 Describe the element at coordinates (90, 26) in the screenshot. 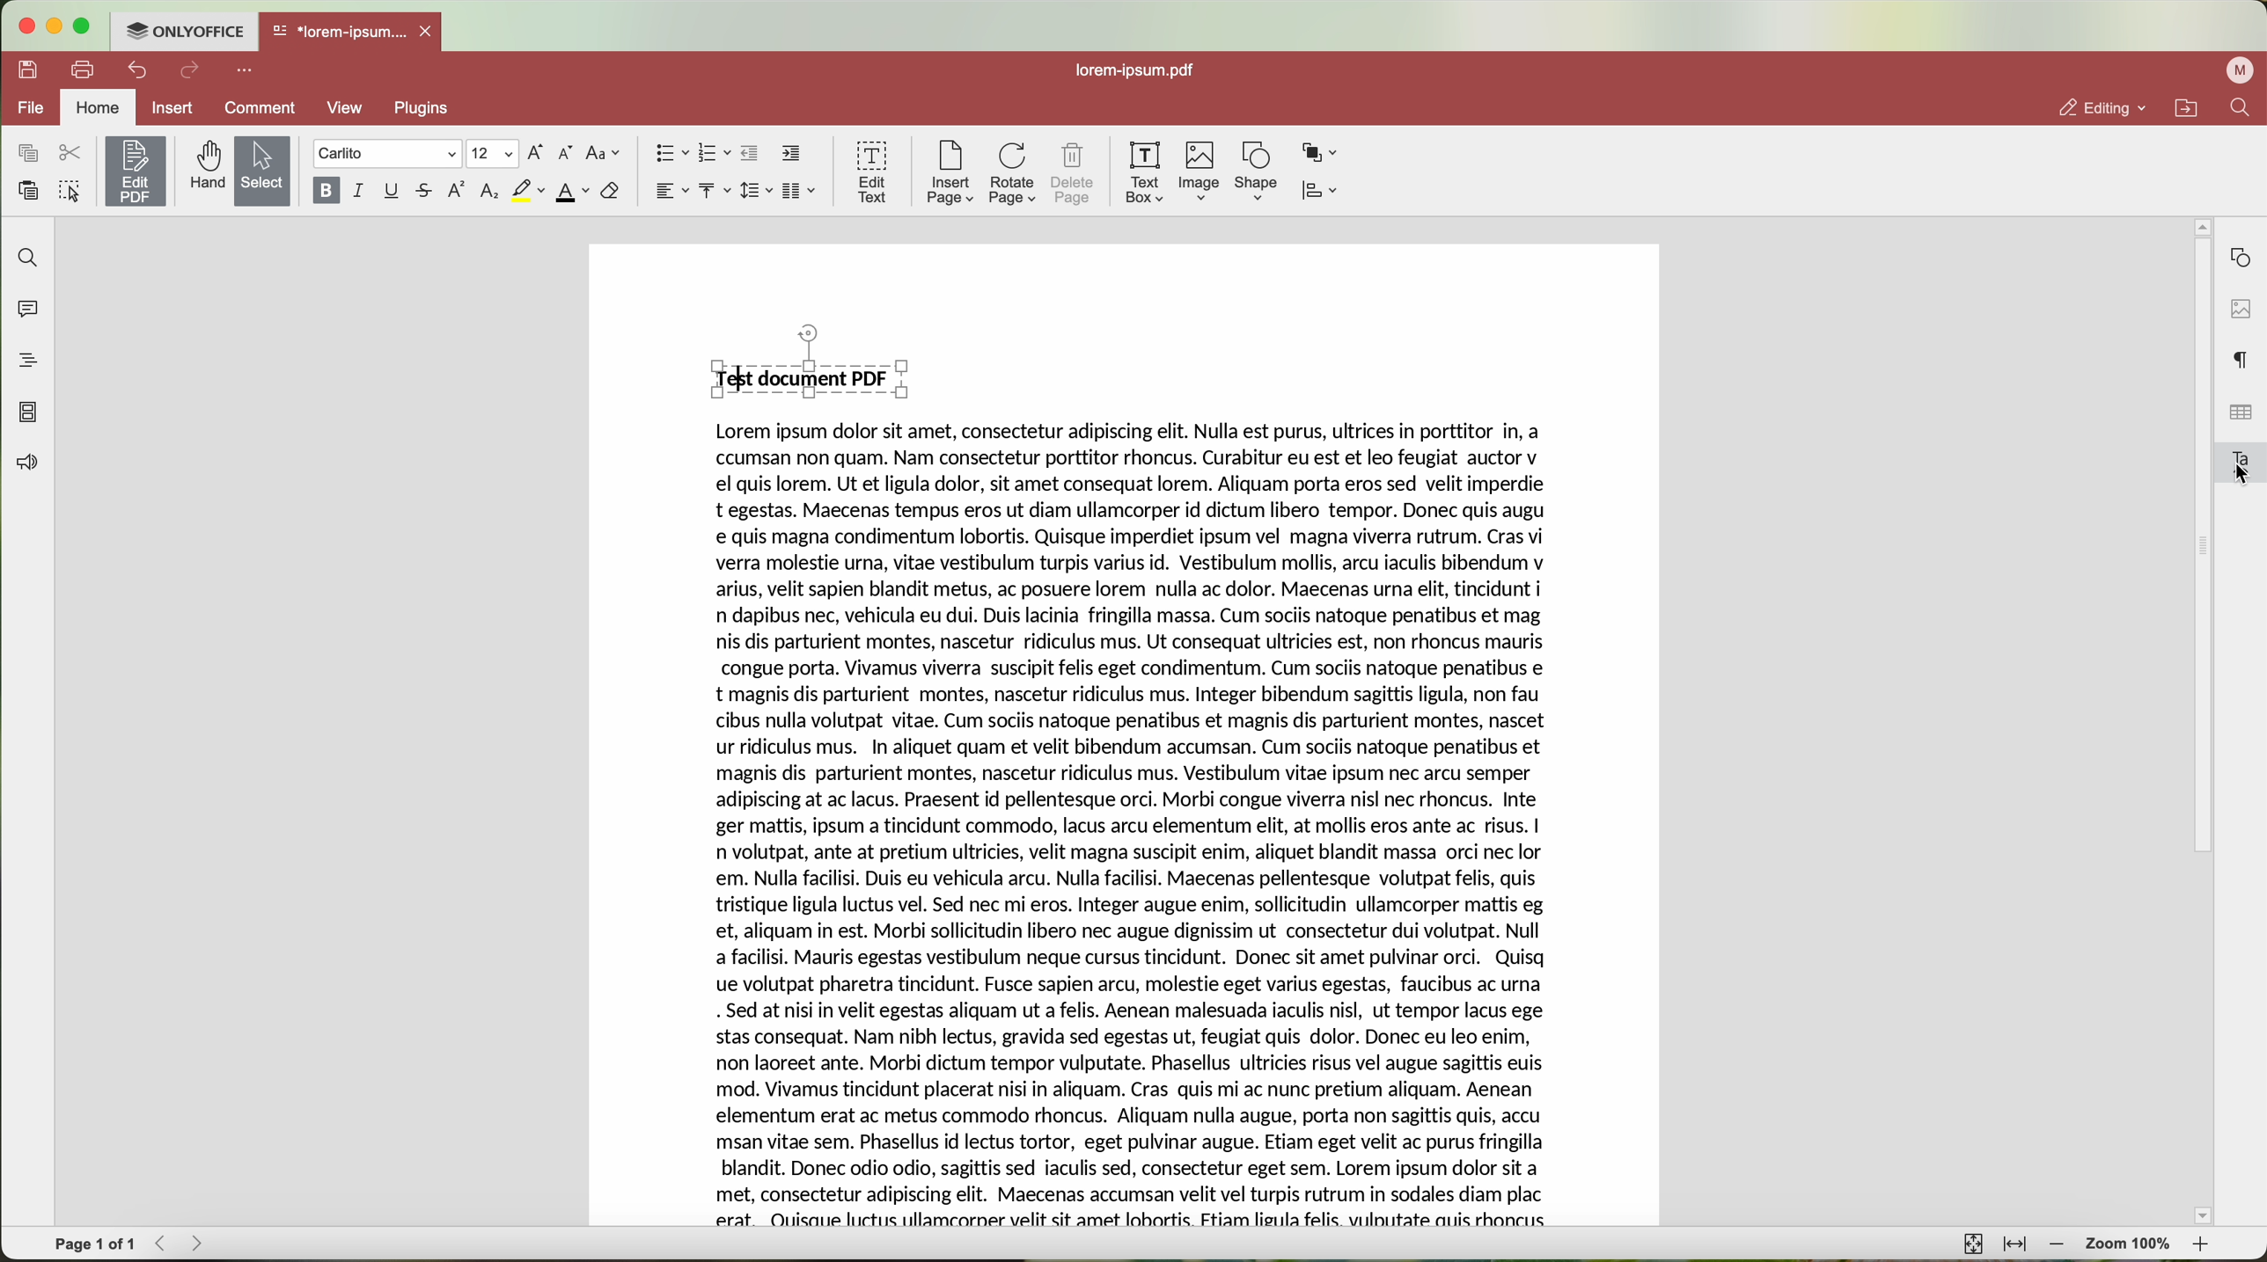

I see `maximize` at that location.